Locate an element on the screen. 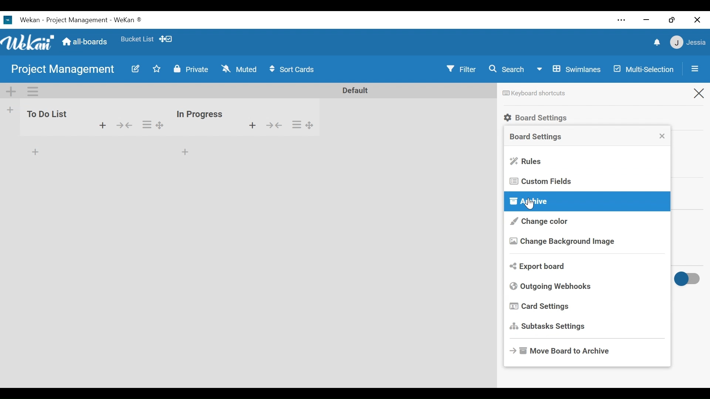 Image resolution: width=710 pixels, height=399 pixels. Edit is located at coordinates (135, 69).